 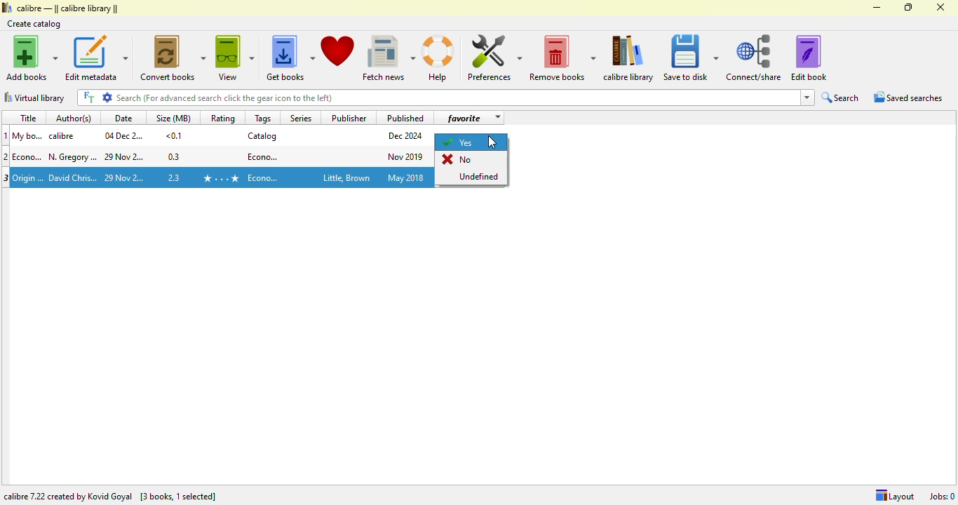 I want to click on calibre 7.22 created by Kovid Goyal, so click(x=68, y=497).